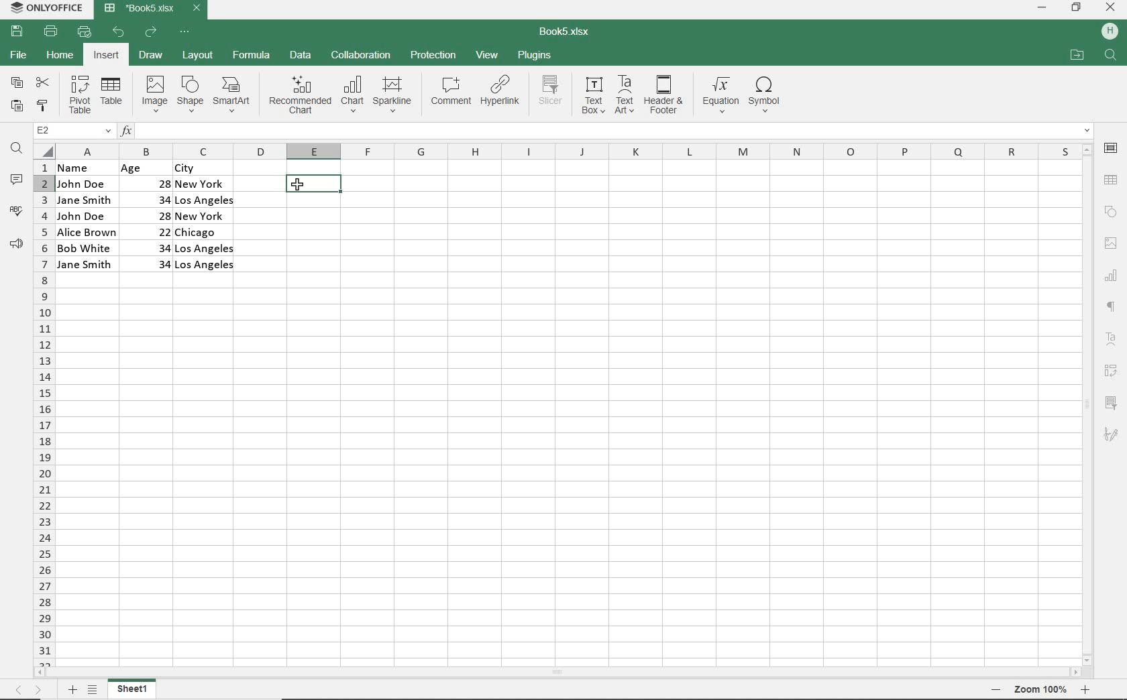 The height and width of the screenshot is (700, 1127). Describe the element at coordinates (82, 168) in the screenshot. I see `Name` at that location.